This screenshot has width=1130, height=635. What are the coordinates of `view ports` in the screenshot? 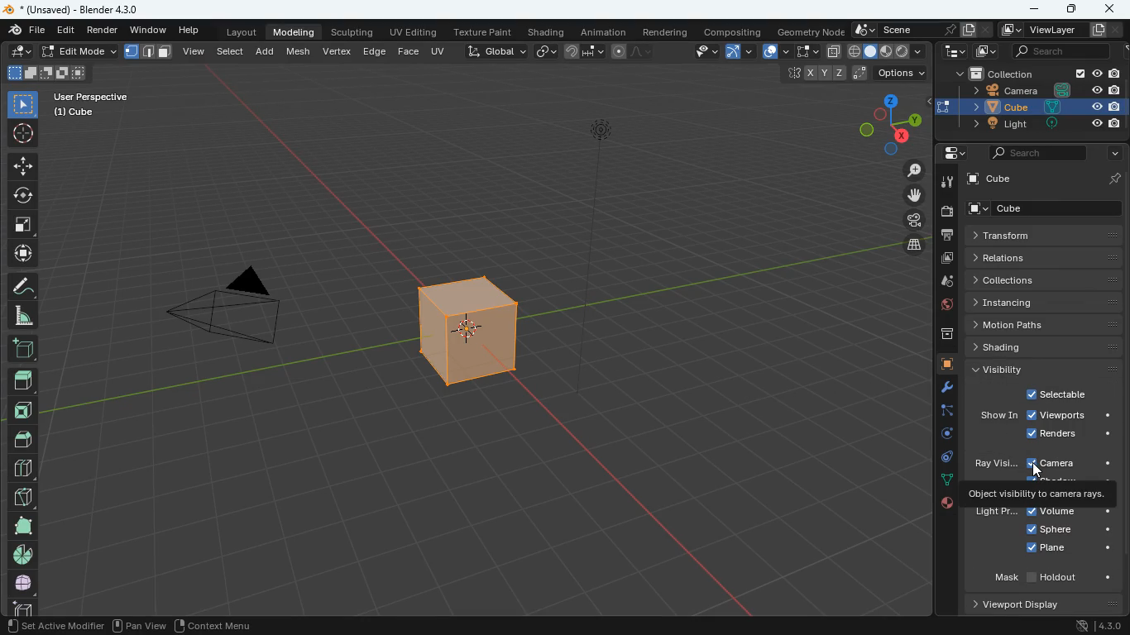 It's located at (1068, 417).